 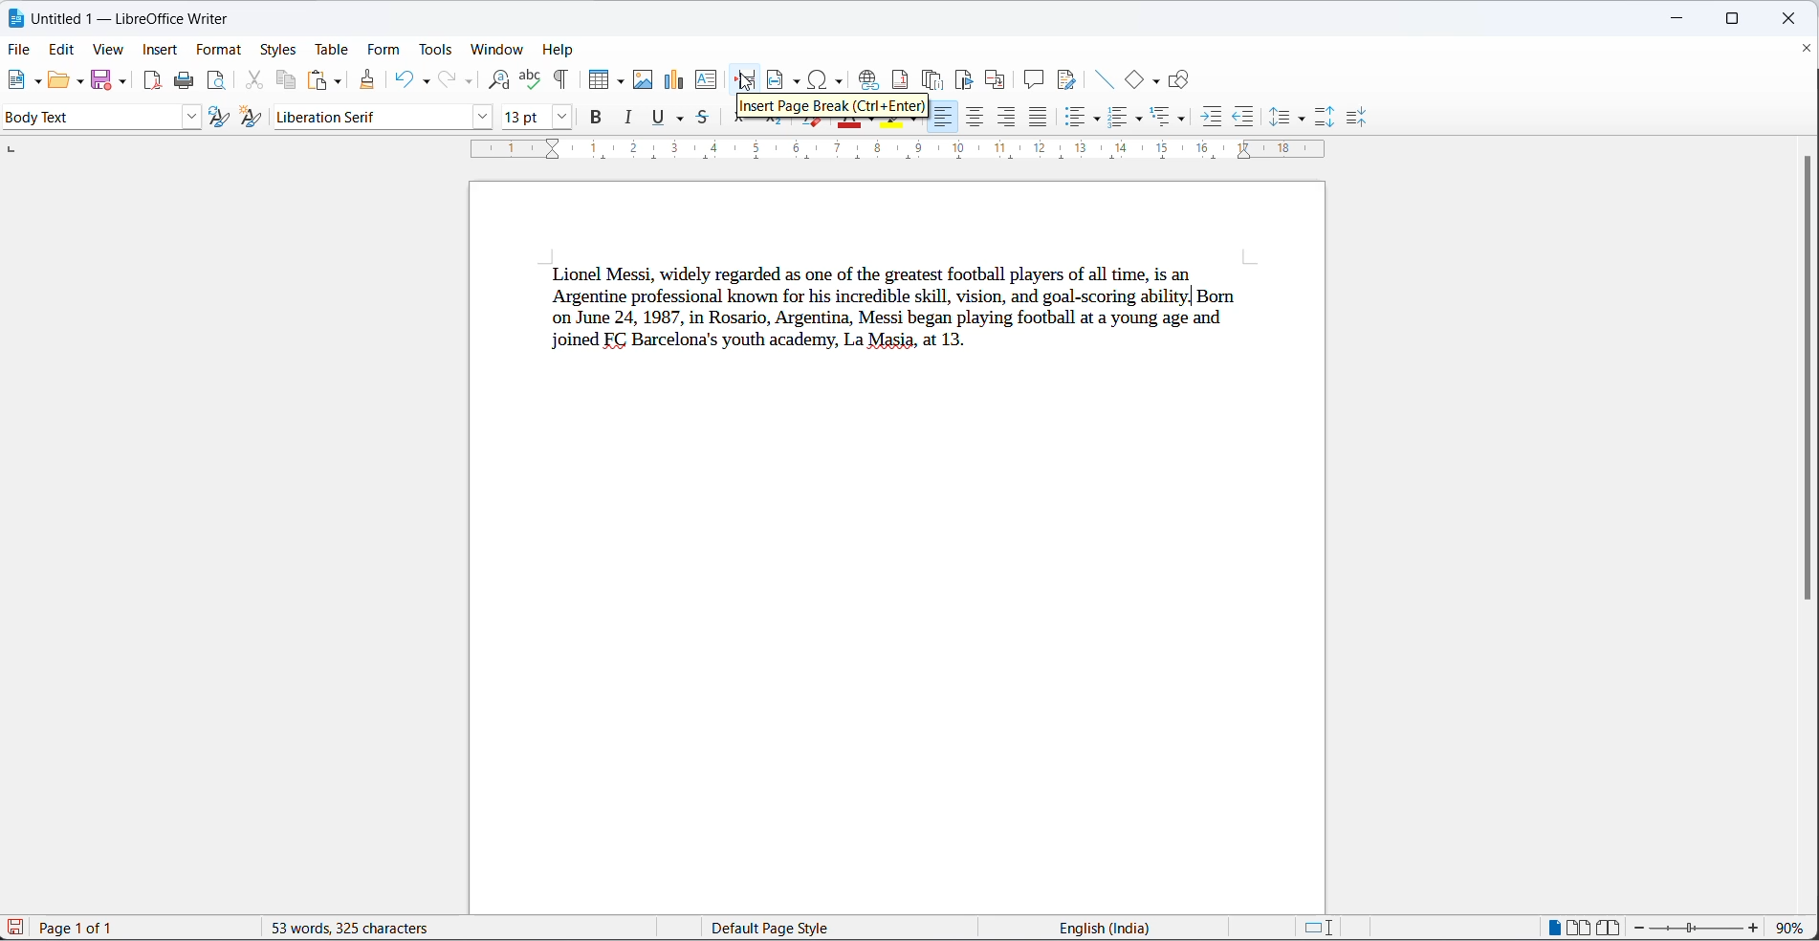 What do you see at coordinates (1139, 121) in the screenshot?
I see `toggle ordered list options` at bounding box center [1139, 121].